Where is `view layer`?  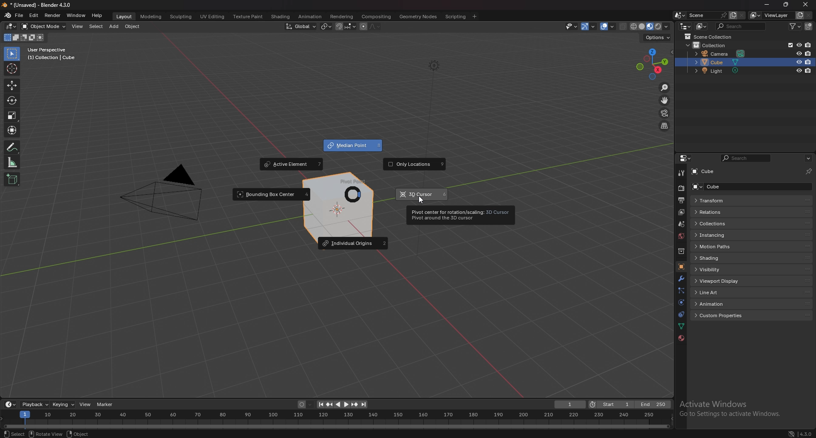
view layer is located at coordinates (681, 212).